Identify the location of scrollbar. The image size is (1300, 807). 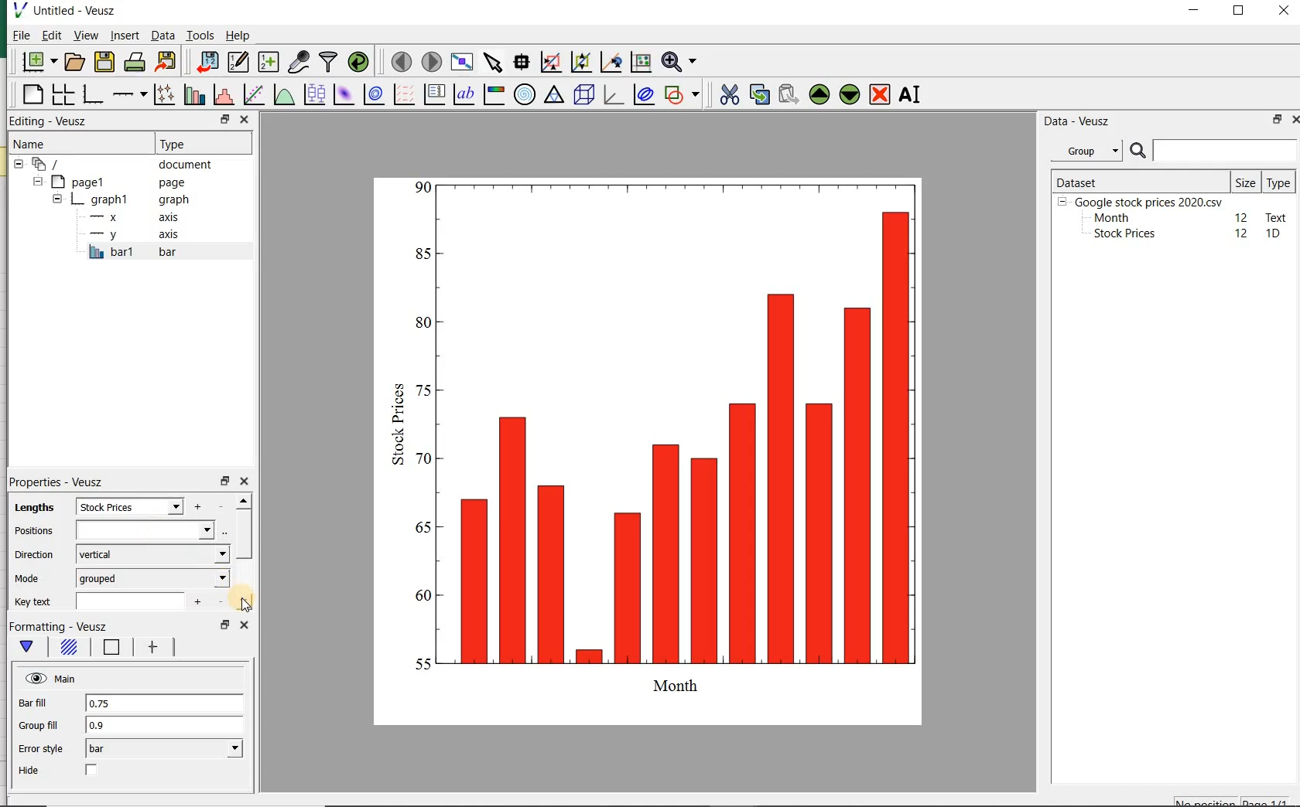
(243, 553).